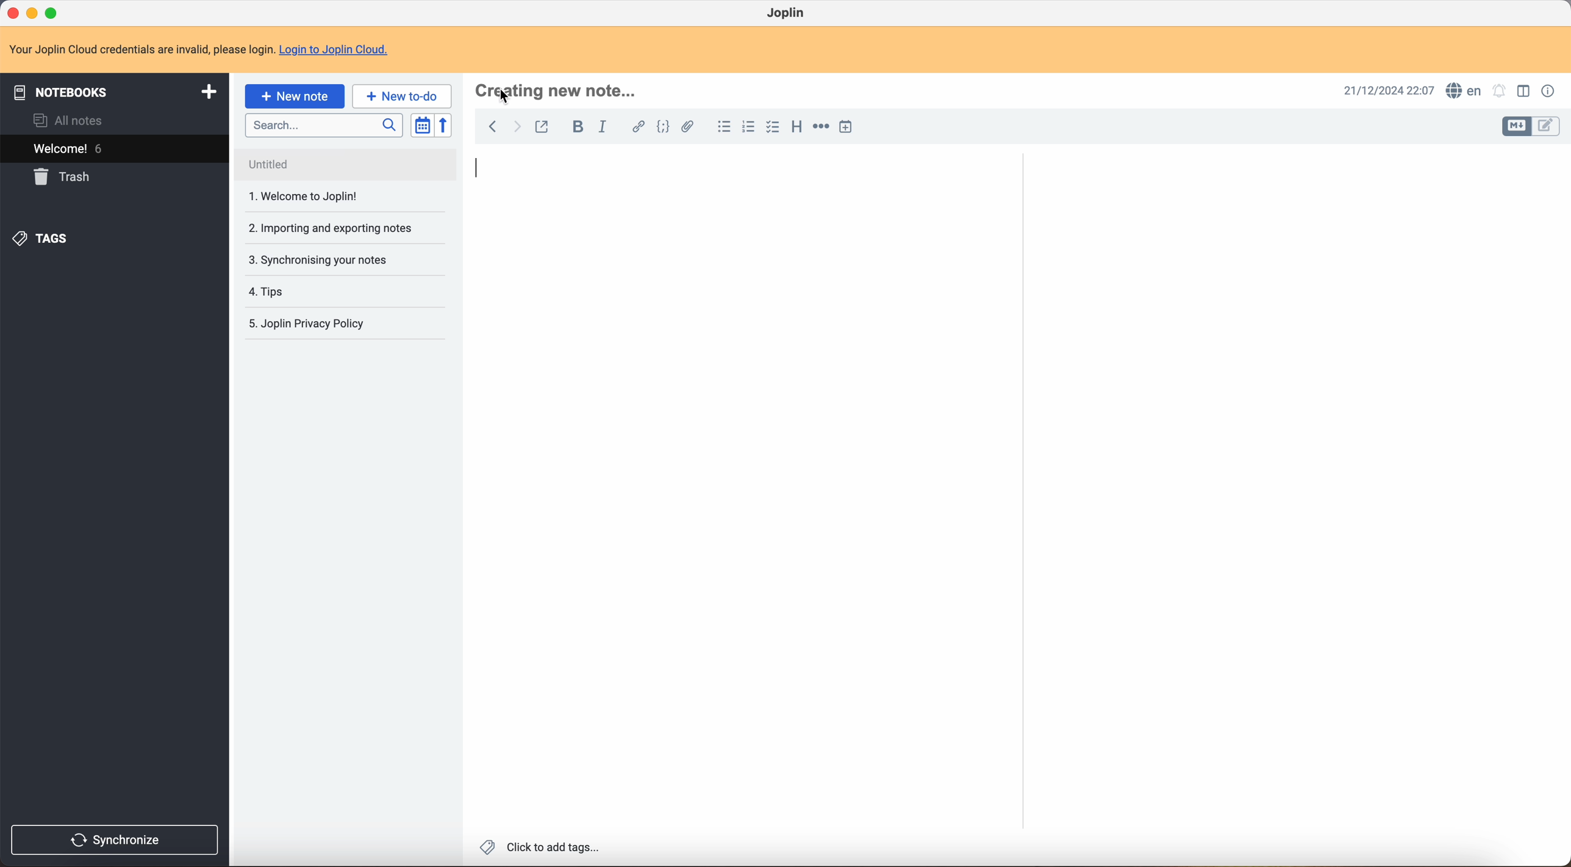 This screenshot has width=1571, height=867. I want to click on synchronise, so click(119, 839).